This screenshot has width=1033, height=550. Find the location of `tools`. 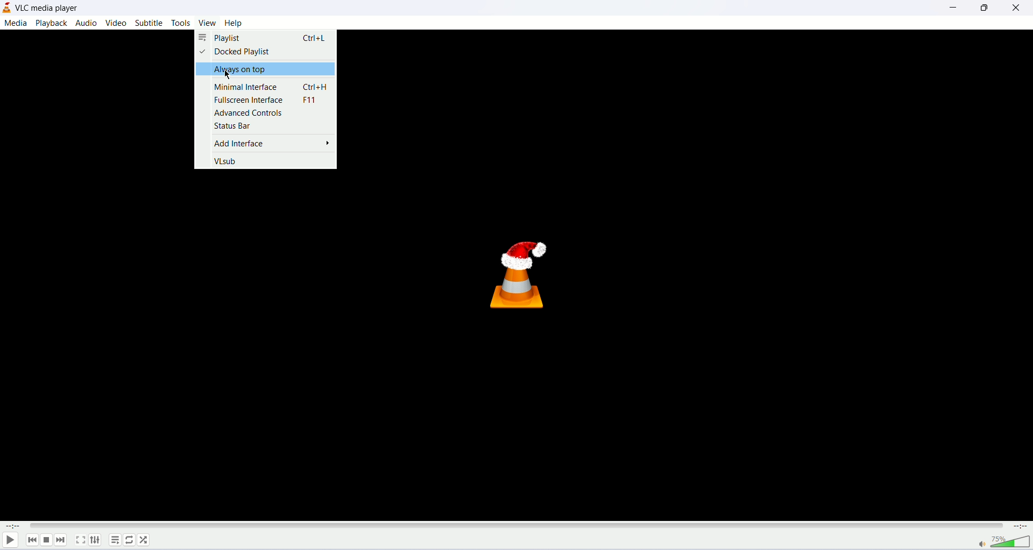

tools is located at coordinates (182, 23).